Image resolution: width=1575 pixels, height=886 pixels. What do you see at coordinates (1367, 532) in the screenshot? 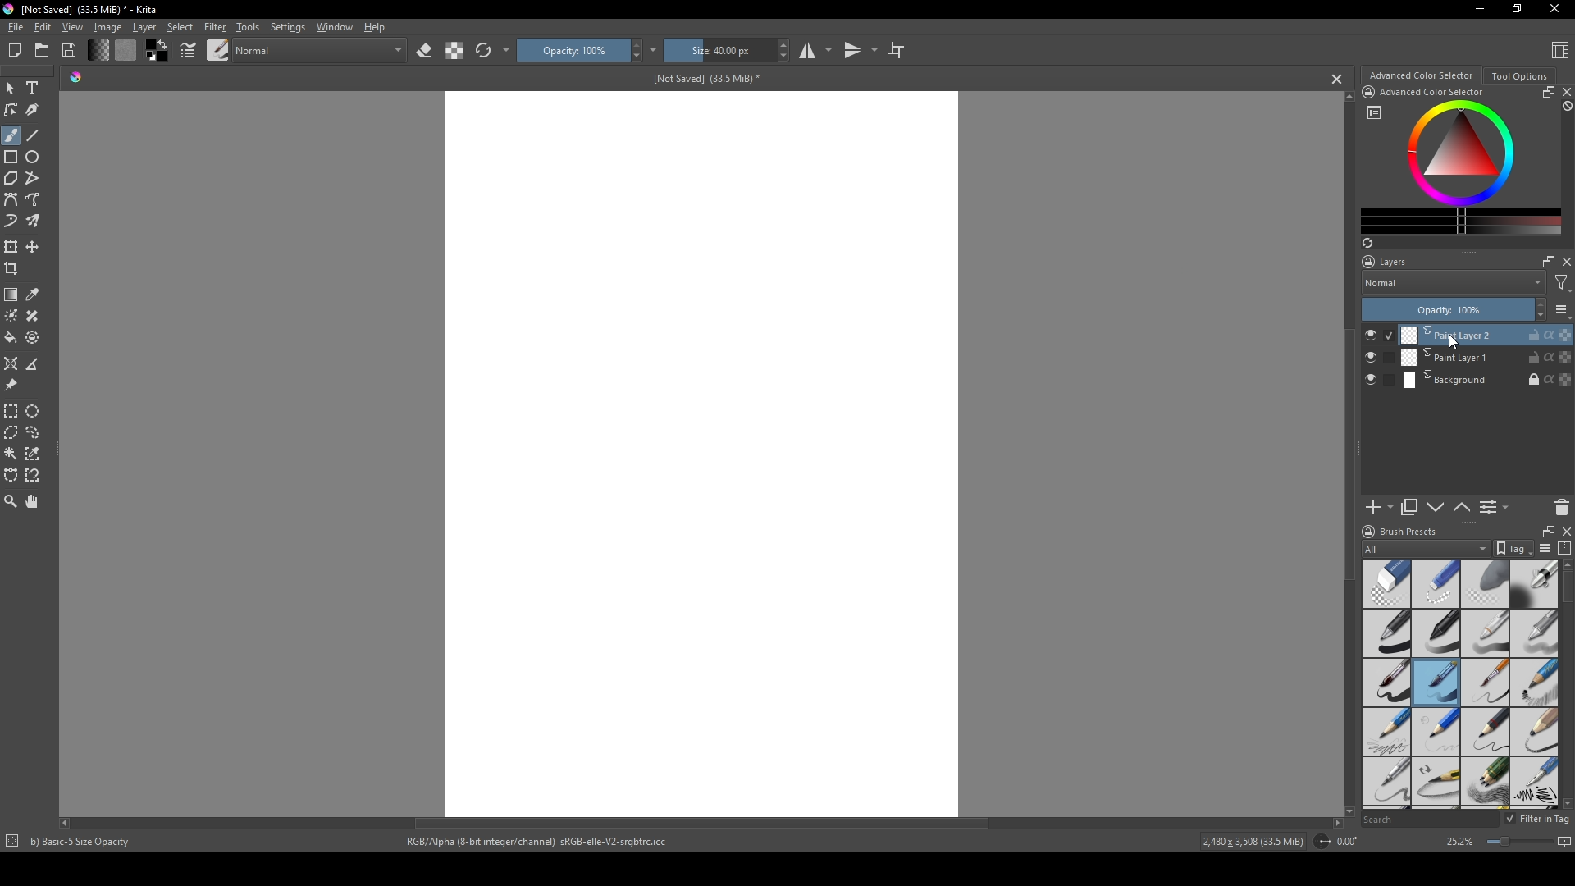
I see `logo` at bounding box center [1367, 532].